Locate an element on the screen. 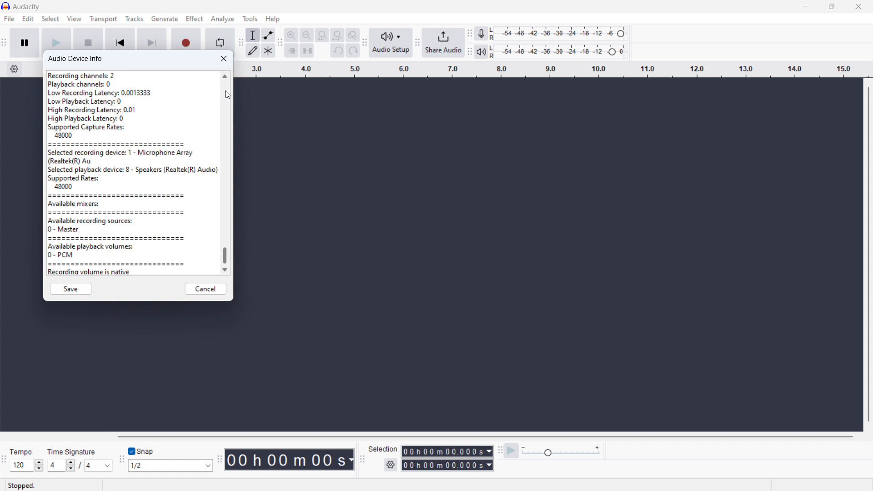  scroll down is located at coordinates (225, 270).